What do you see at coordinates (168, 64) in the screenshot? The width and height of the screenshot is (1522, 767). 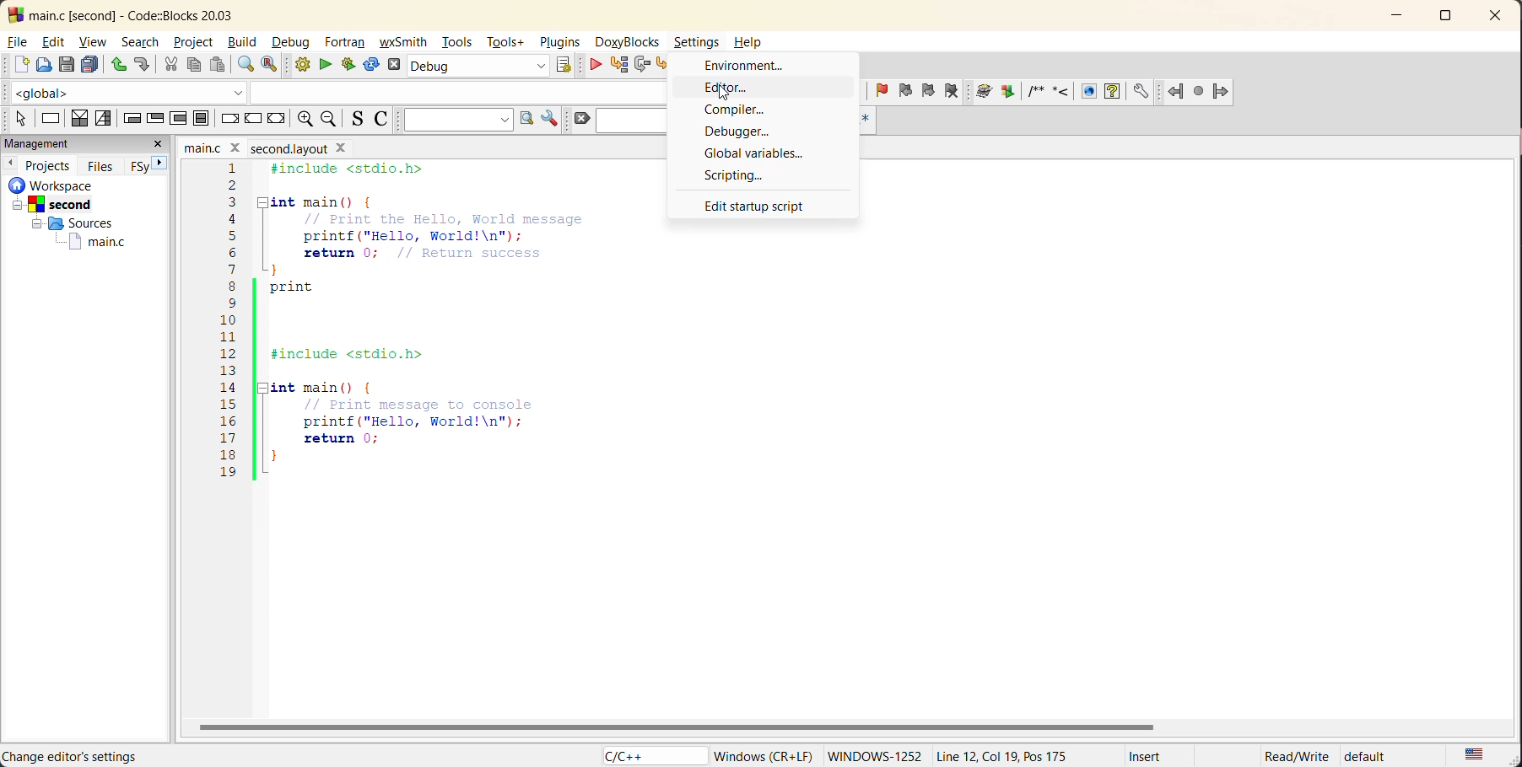 I see `cut` at bounding box center [168, 64].